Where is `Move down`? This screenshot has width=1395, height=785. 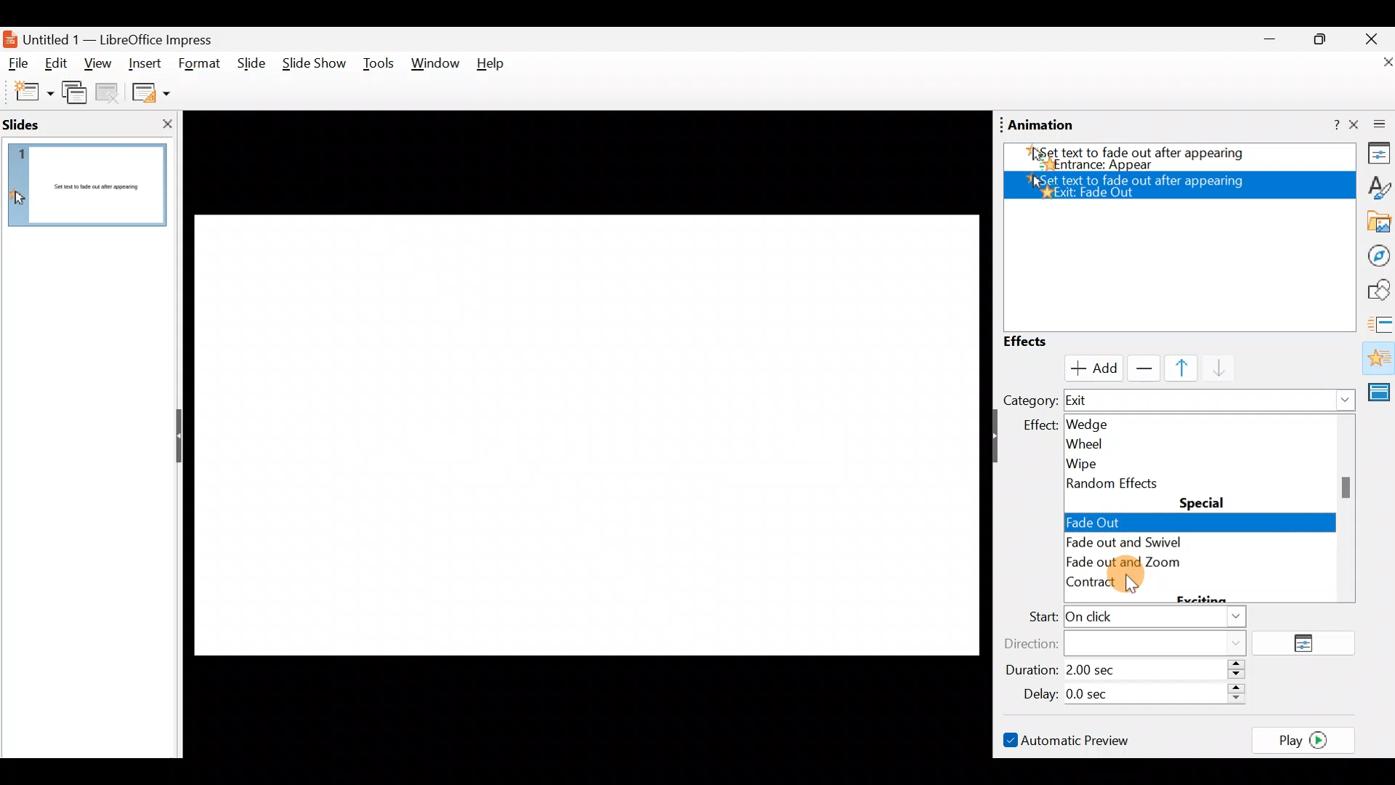
Move down is located at coordinates (1213, 369).